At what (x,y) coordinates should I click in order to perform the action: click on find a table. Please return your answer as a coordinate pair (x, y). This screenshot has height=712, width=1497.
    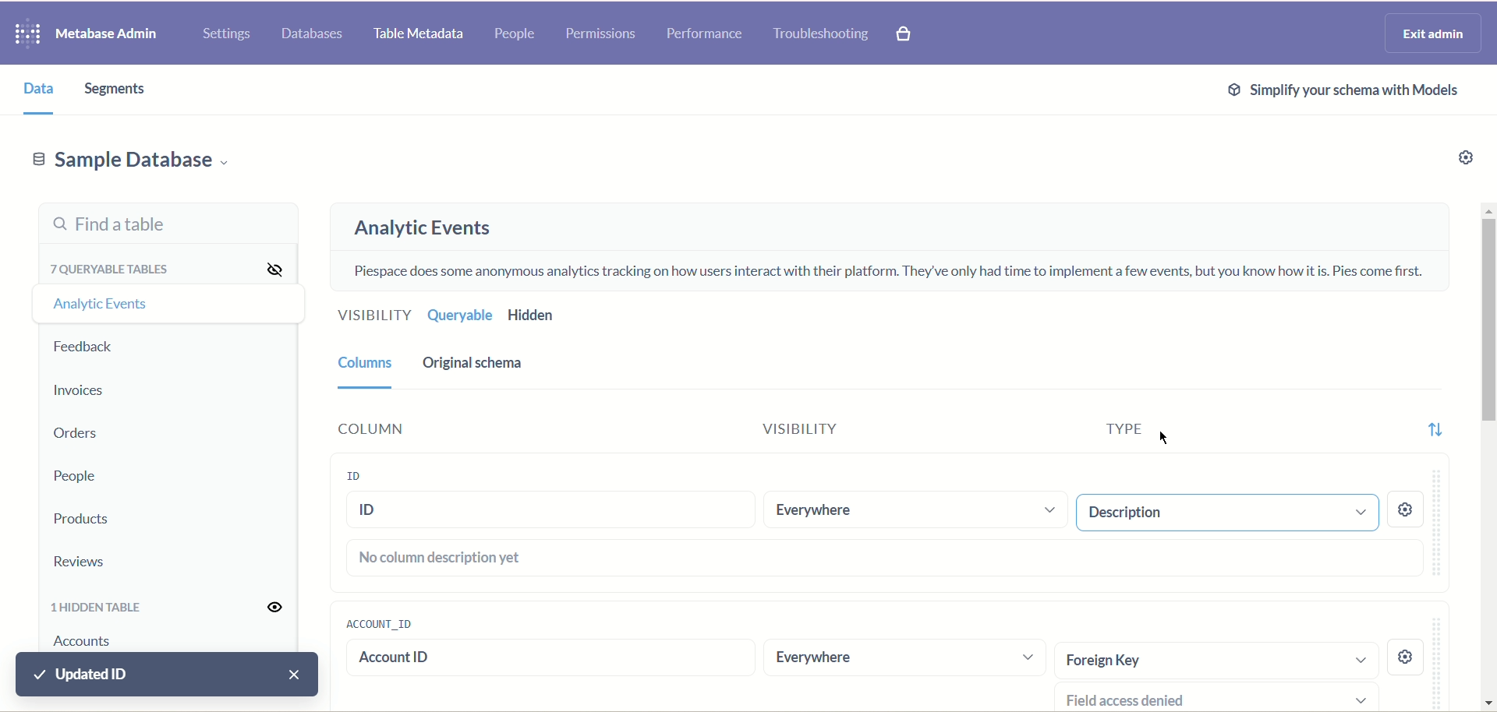
    Looking at the image, I should click on (168, 222).